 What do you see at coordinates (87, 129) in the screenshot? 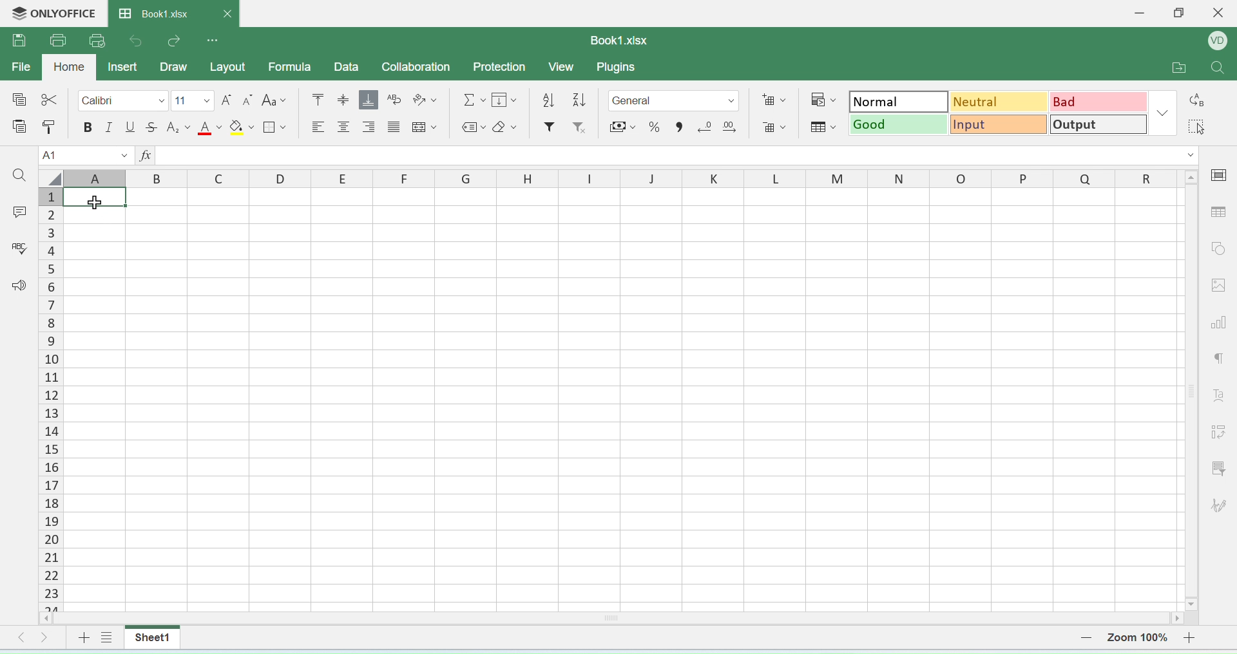
I see `bolde` at bounding box center [87, 129].